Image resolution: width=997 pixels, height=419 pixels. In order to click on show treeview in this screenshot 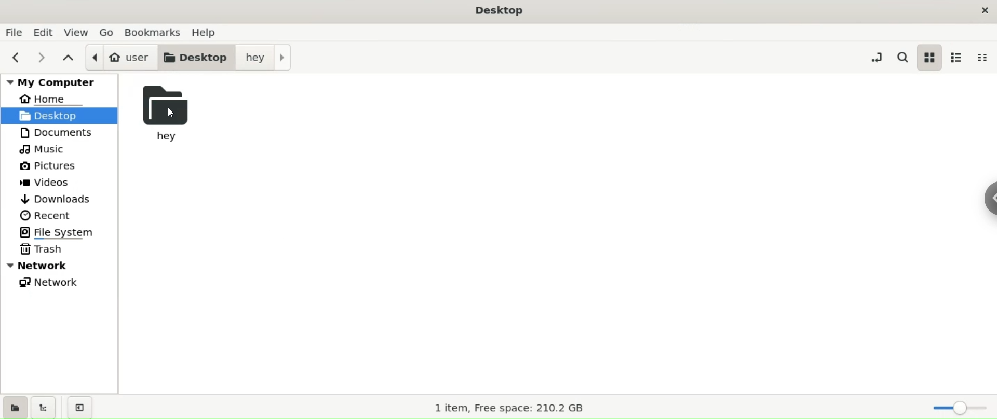, I will do `click(45, 407)`.